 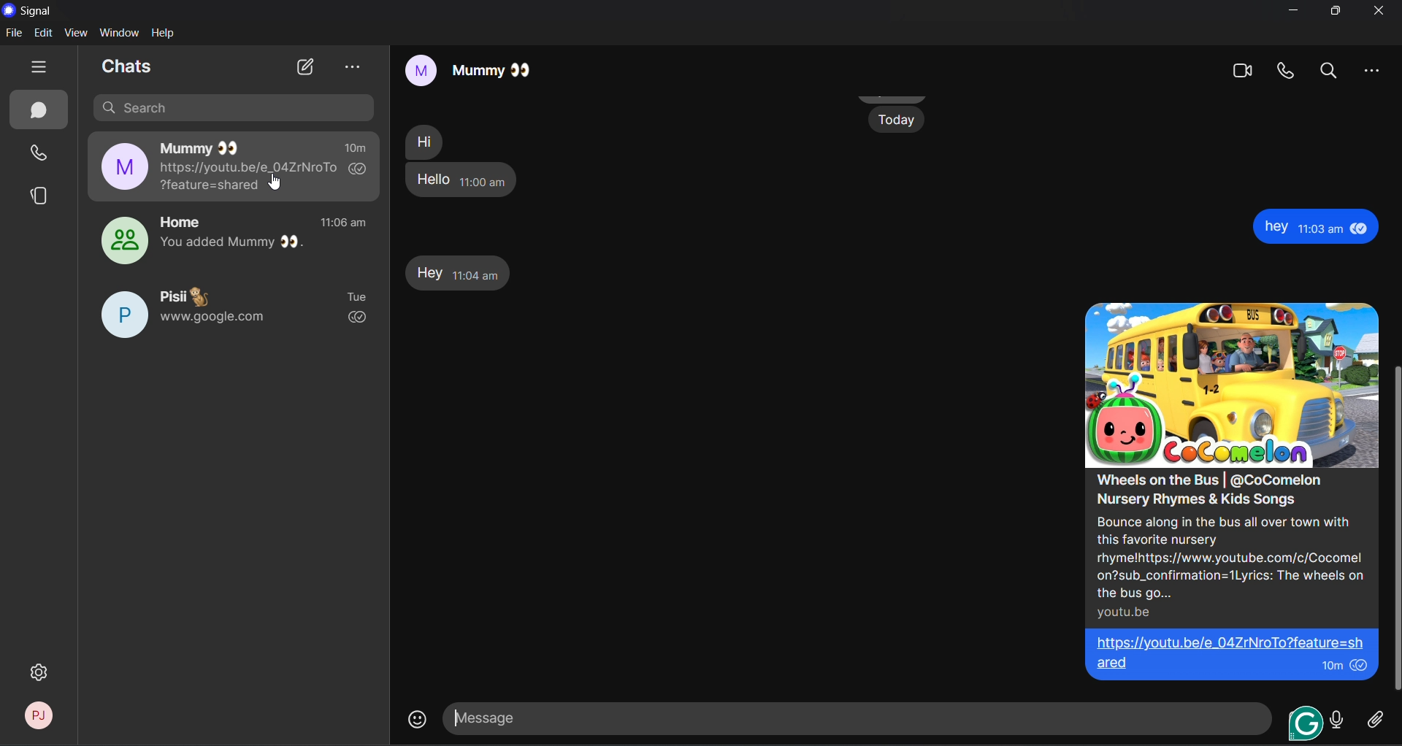 What do you see at coordinates (277, 182) in the screenshot?
I see `cursor` at bounding box center [277, 182].